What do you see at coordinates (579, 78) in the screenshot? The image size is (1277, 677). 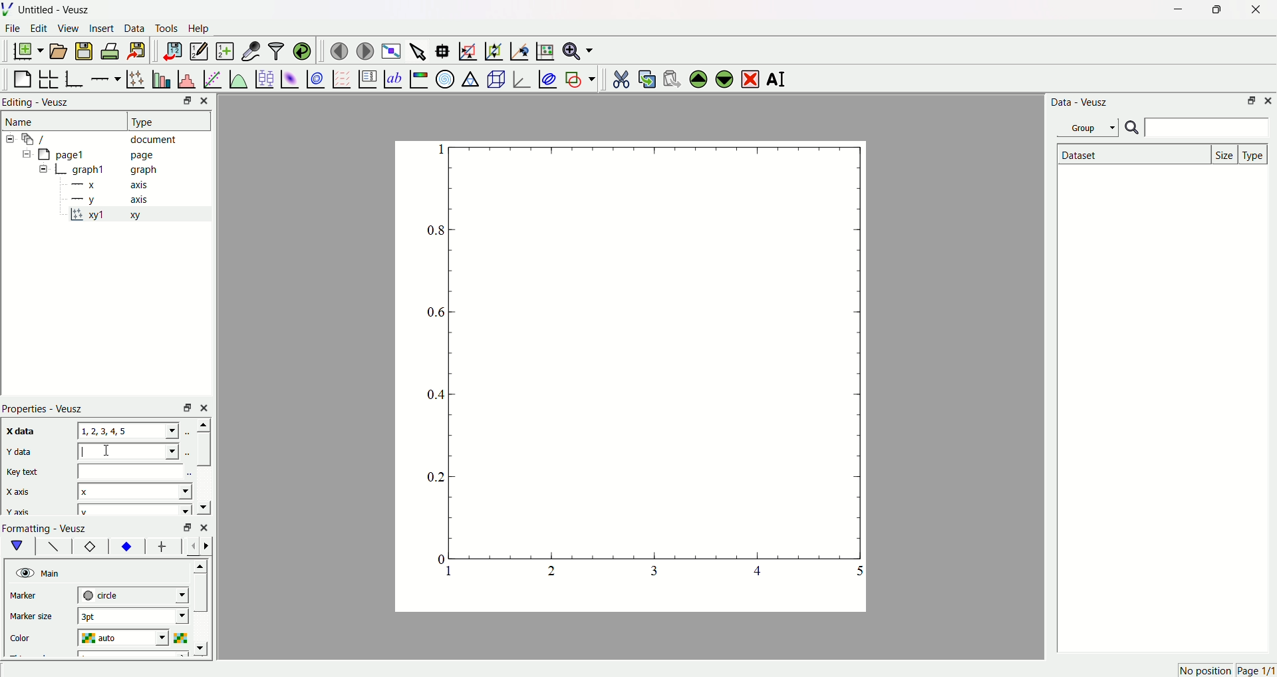 I see `add a shape ` at bounding box center [579, 78].